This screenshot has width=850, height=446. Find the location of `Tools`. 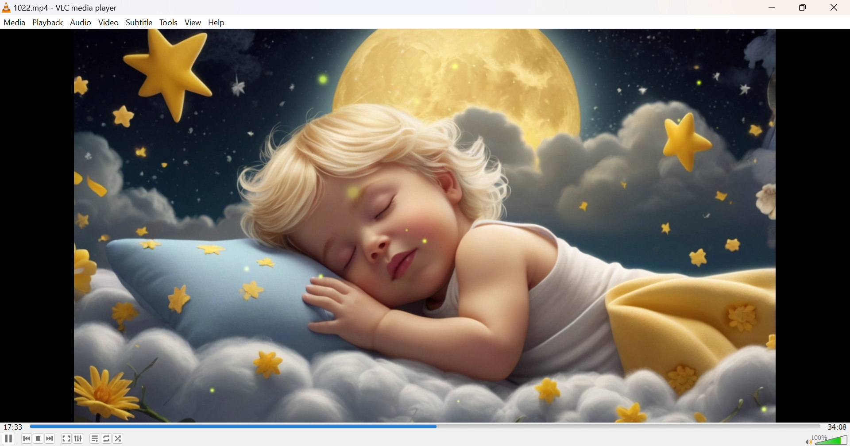

Tools is located at coordinates (169, 23).